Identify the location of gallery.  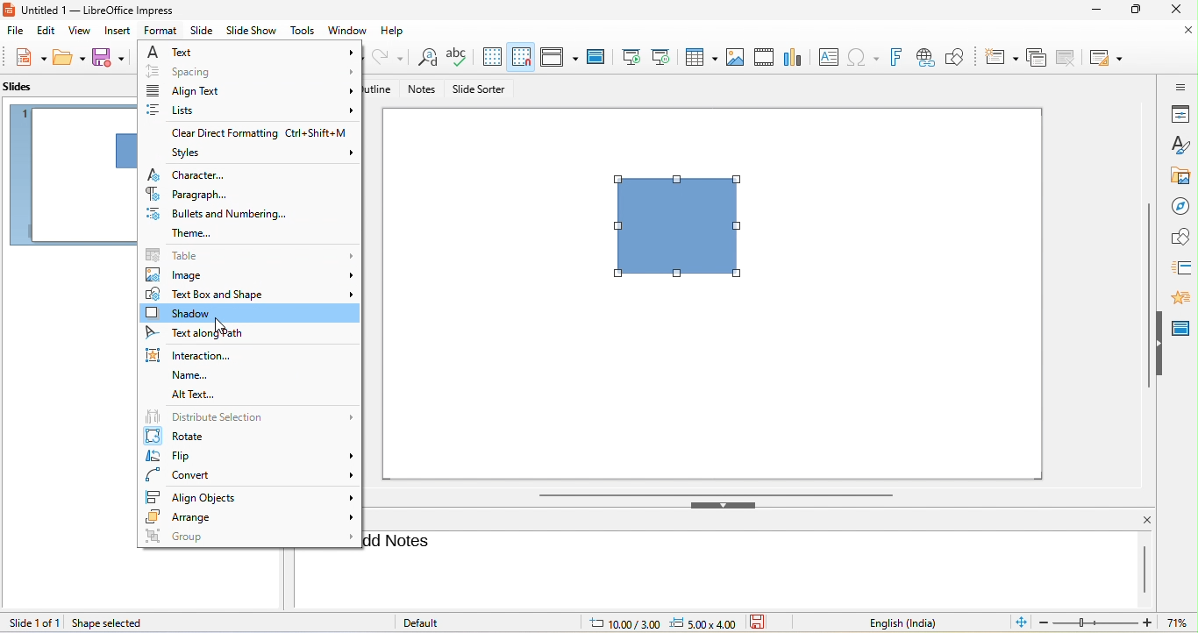
(1177, 174).